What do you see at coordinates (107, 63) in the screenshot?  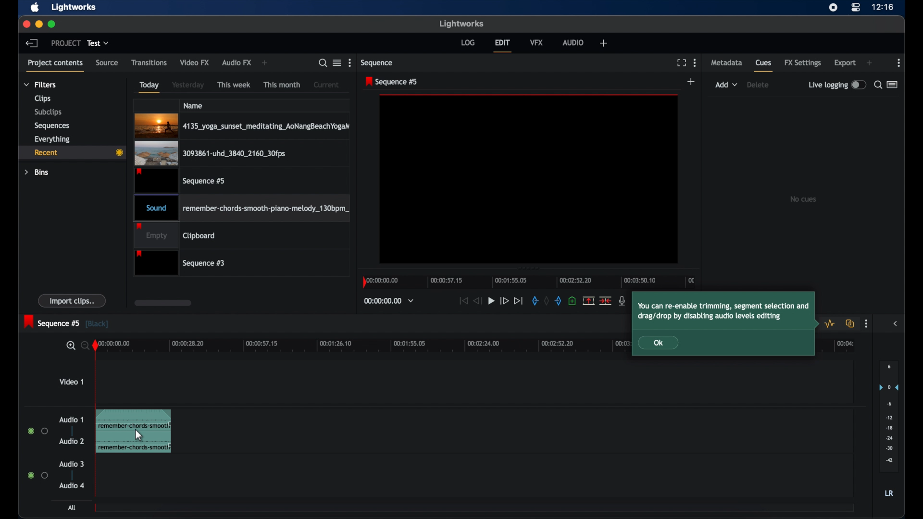 I see `source` at bounding box center [107, 63].